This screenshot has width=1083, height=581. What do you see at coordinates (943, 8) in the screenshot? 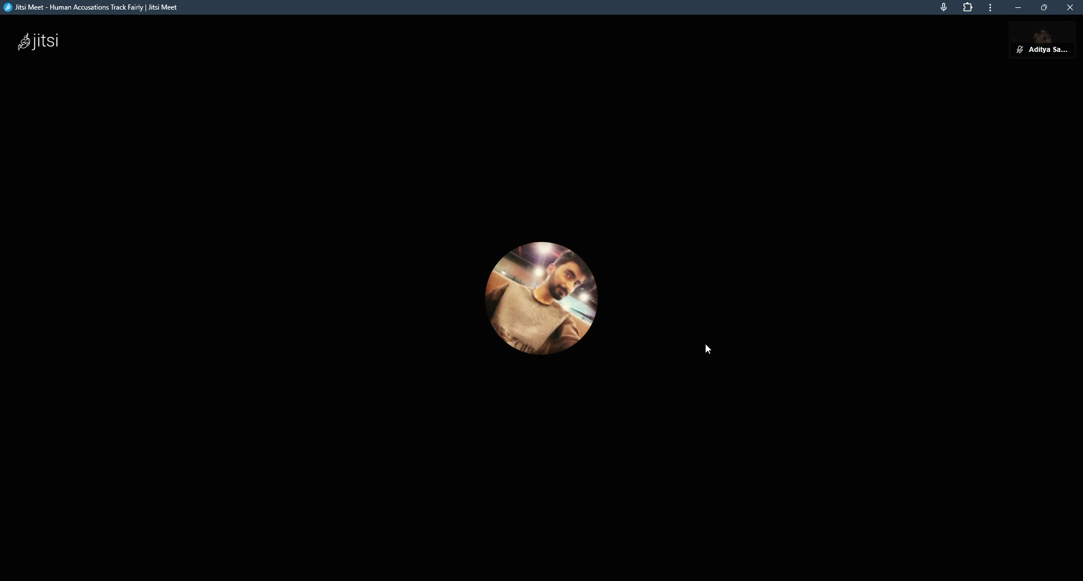
I see `mic` at bounding box center [943, 8].